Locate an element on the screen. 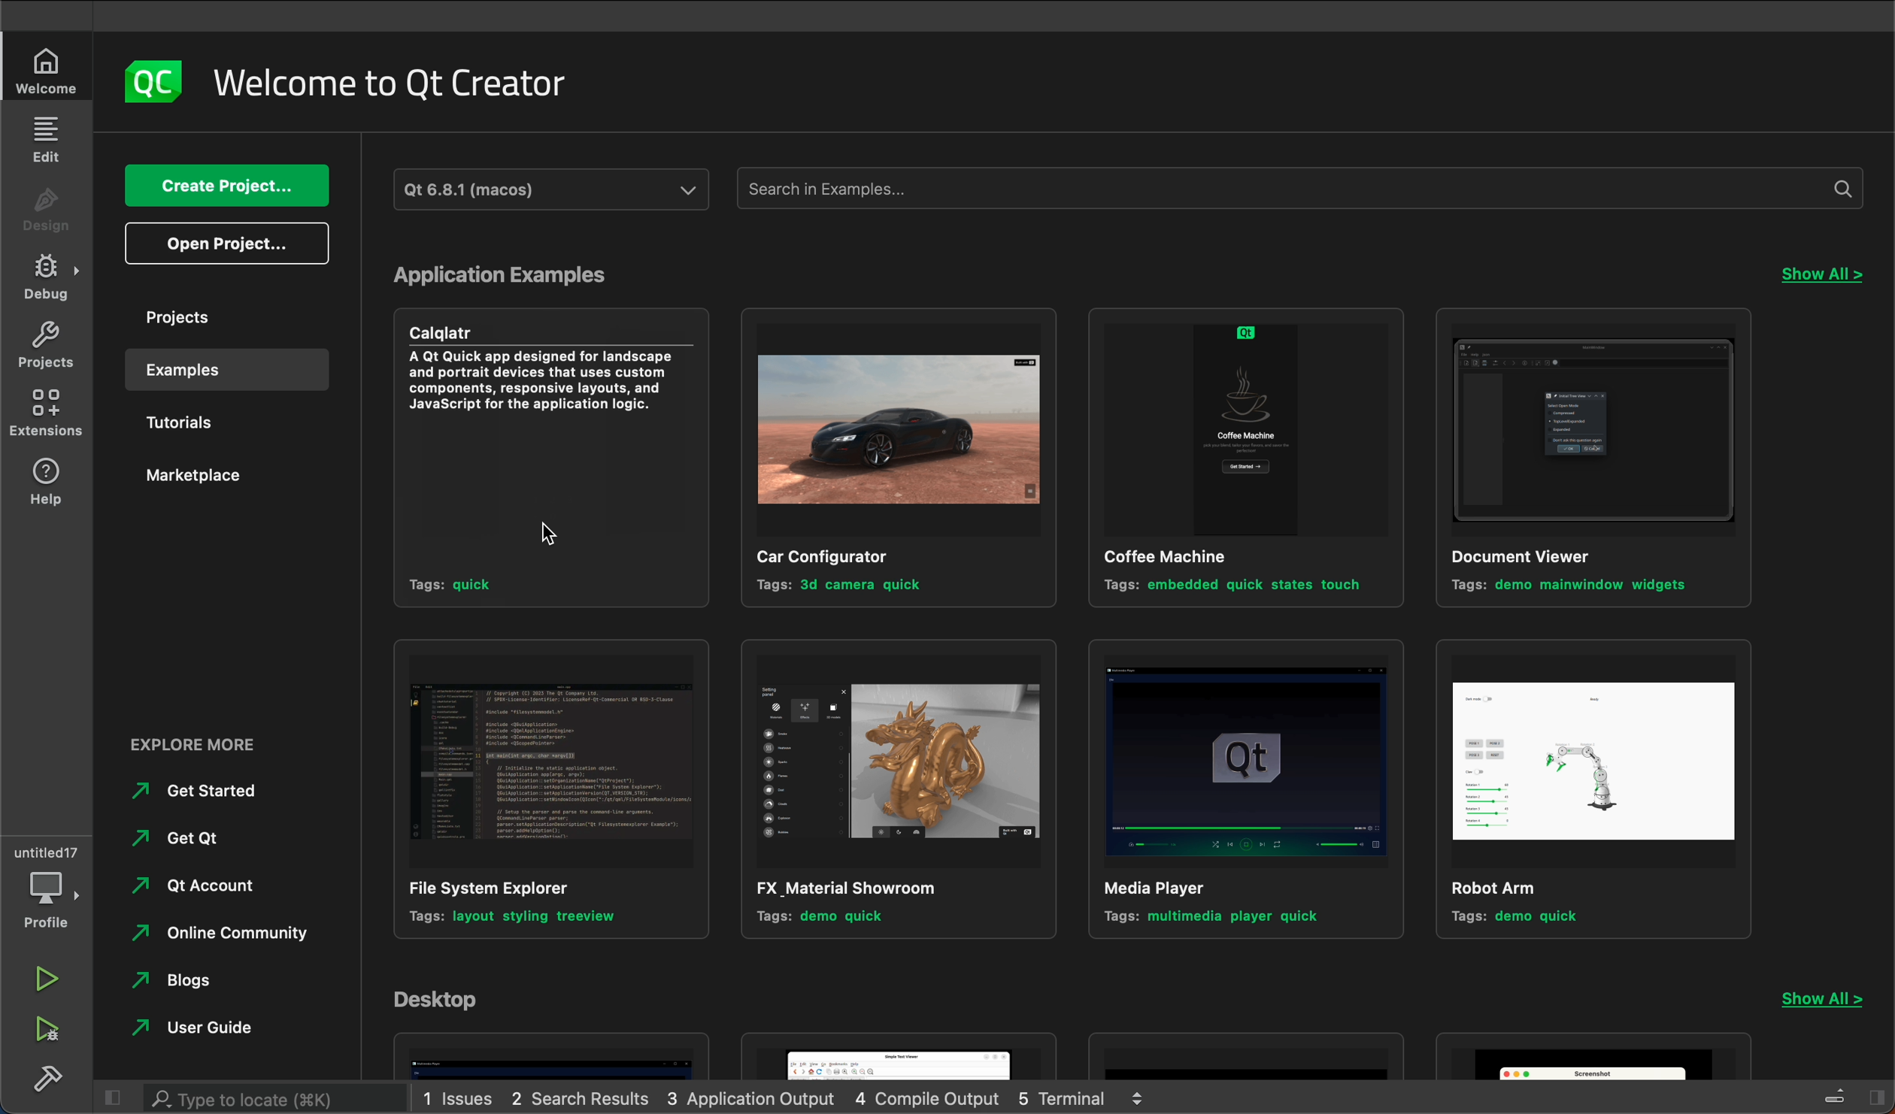 The height and width of the screenshot is (1114, 1895). kit name is located at coordinates (555, 188).